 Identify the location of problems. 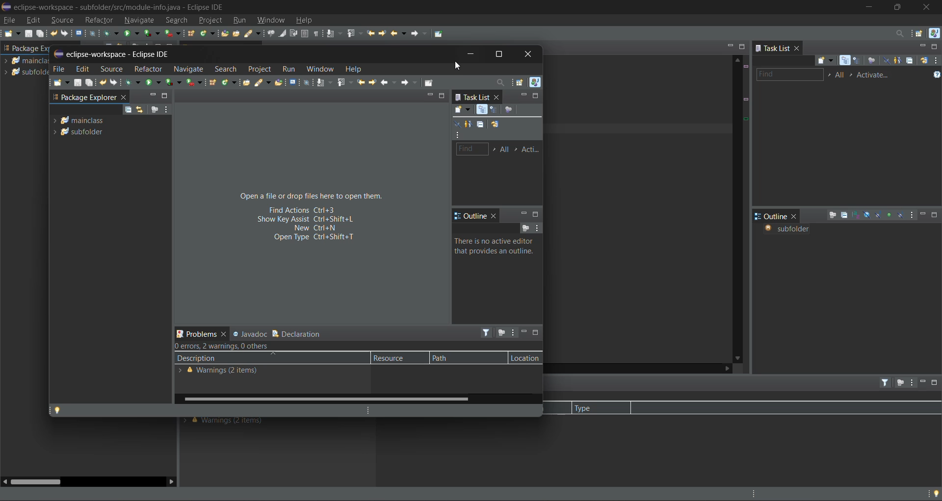
(198, 334).